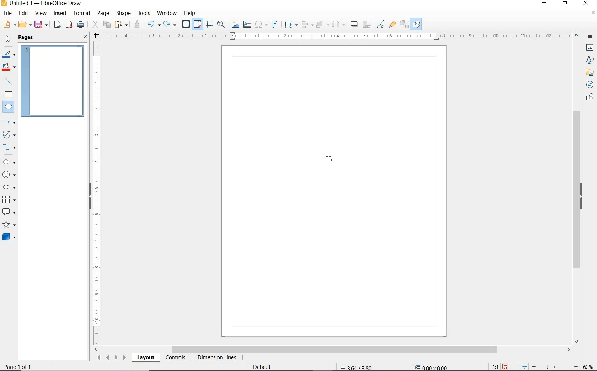  What do you see at coordinates (41, 14) in the screenshot?
I see `VIEW` at bounding box center [41, 14].